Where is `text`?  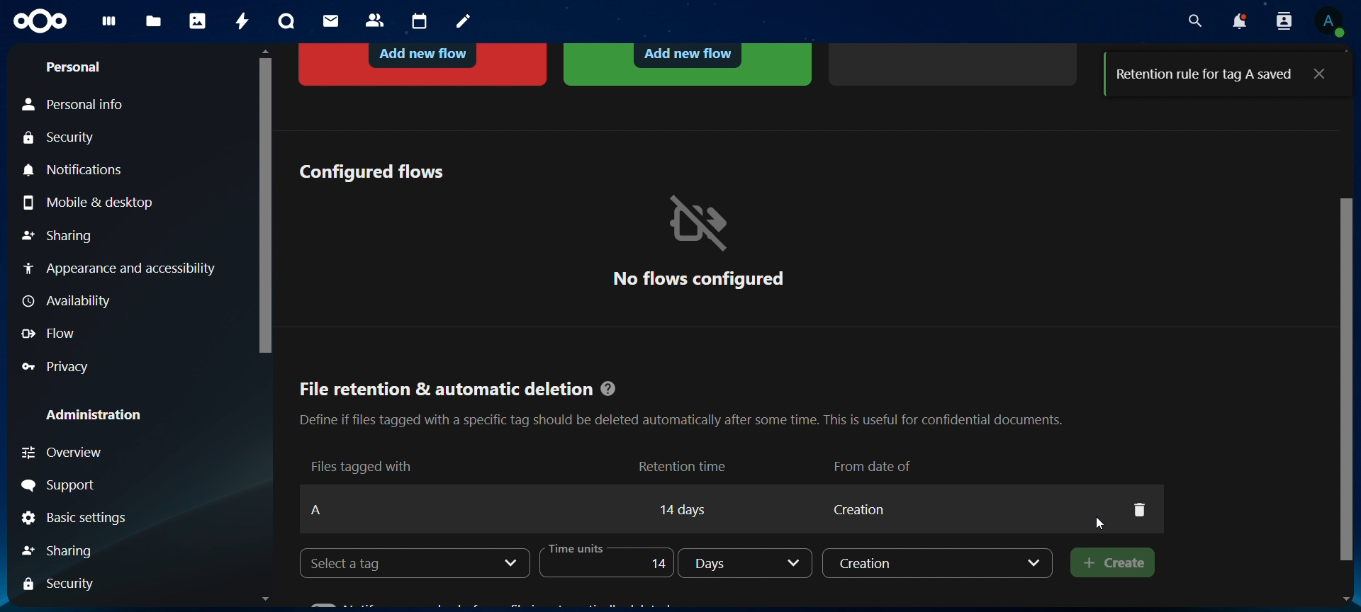 text is located at coordinates (705, 507).